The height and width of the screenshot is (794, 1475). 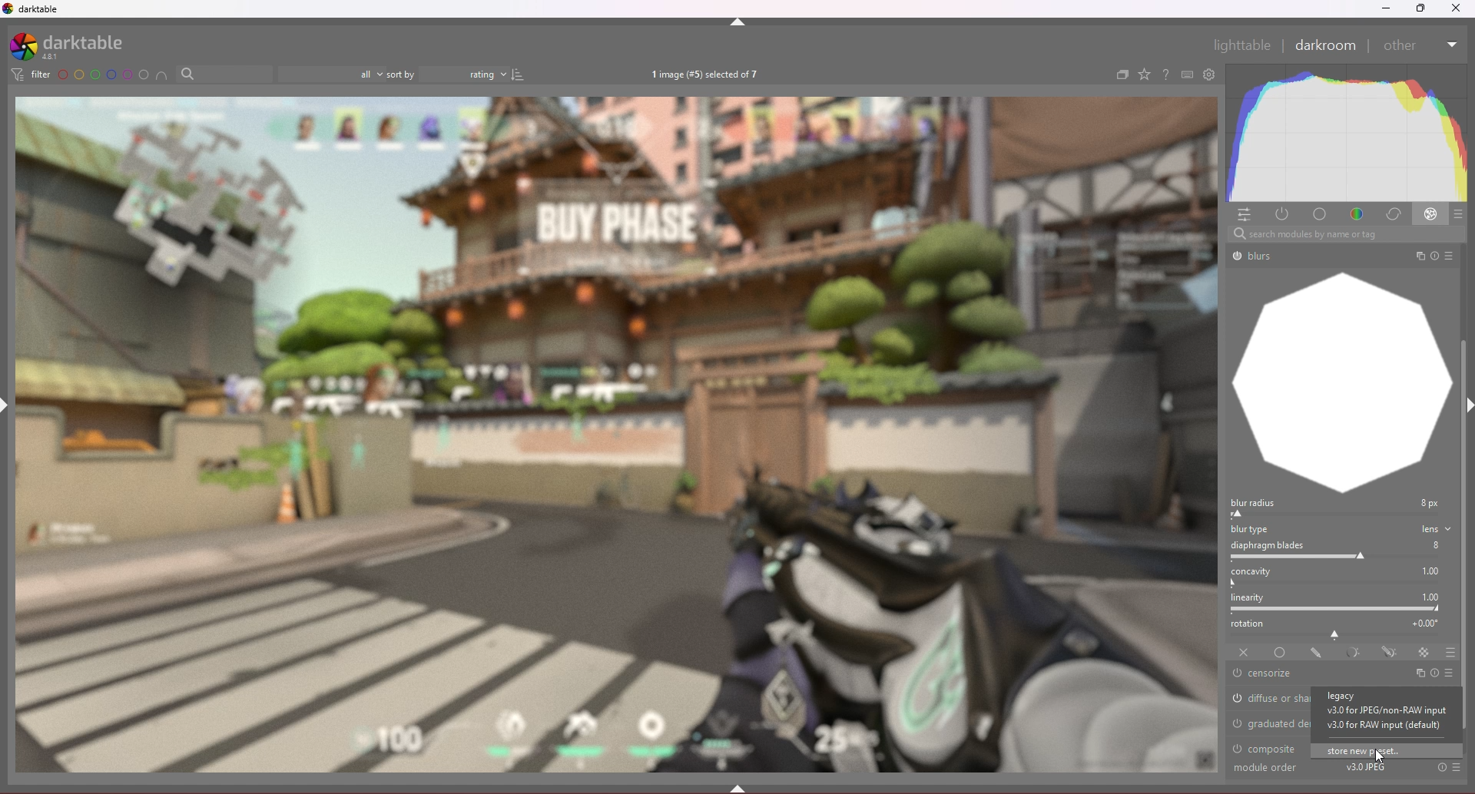 I want to click on photo, so click(x=616, y=434).